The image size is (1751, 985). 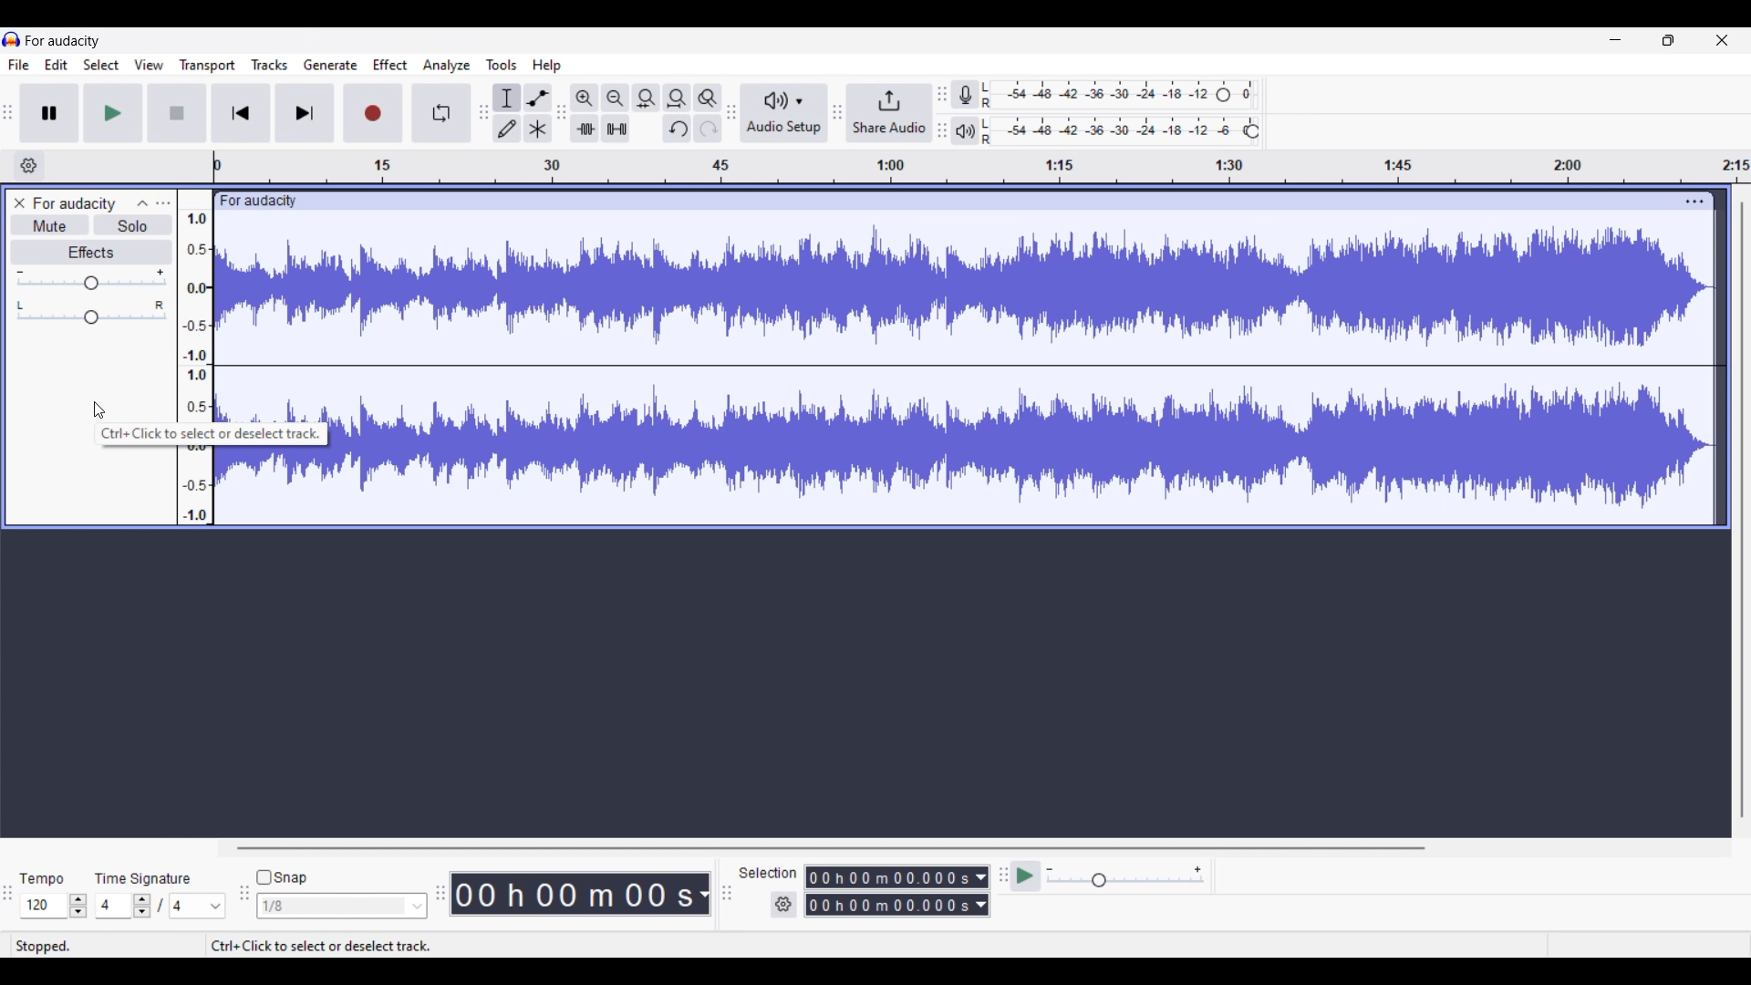 I want to click on Share audio, so click(x=889, y=112).